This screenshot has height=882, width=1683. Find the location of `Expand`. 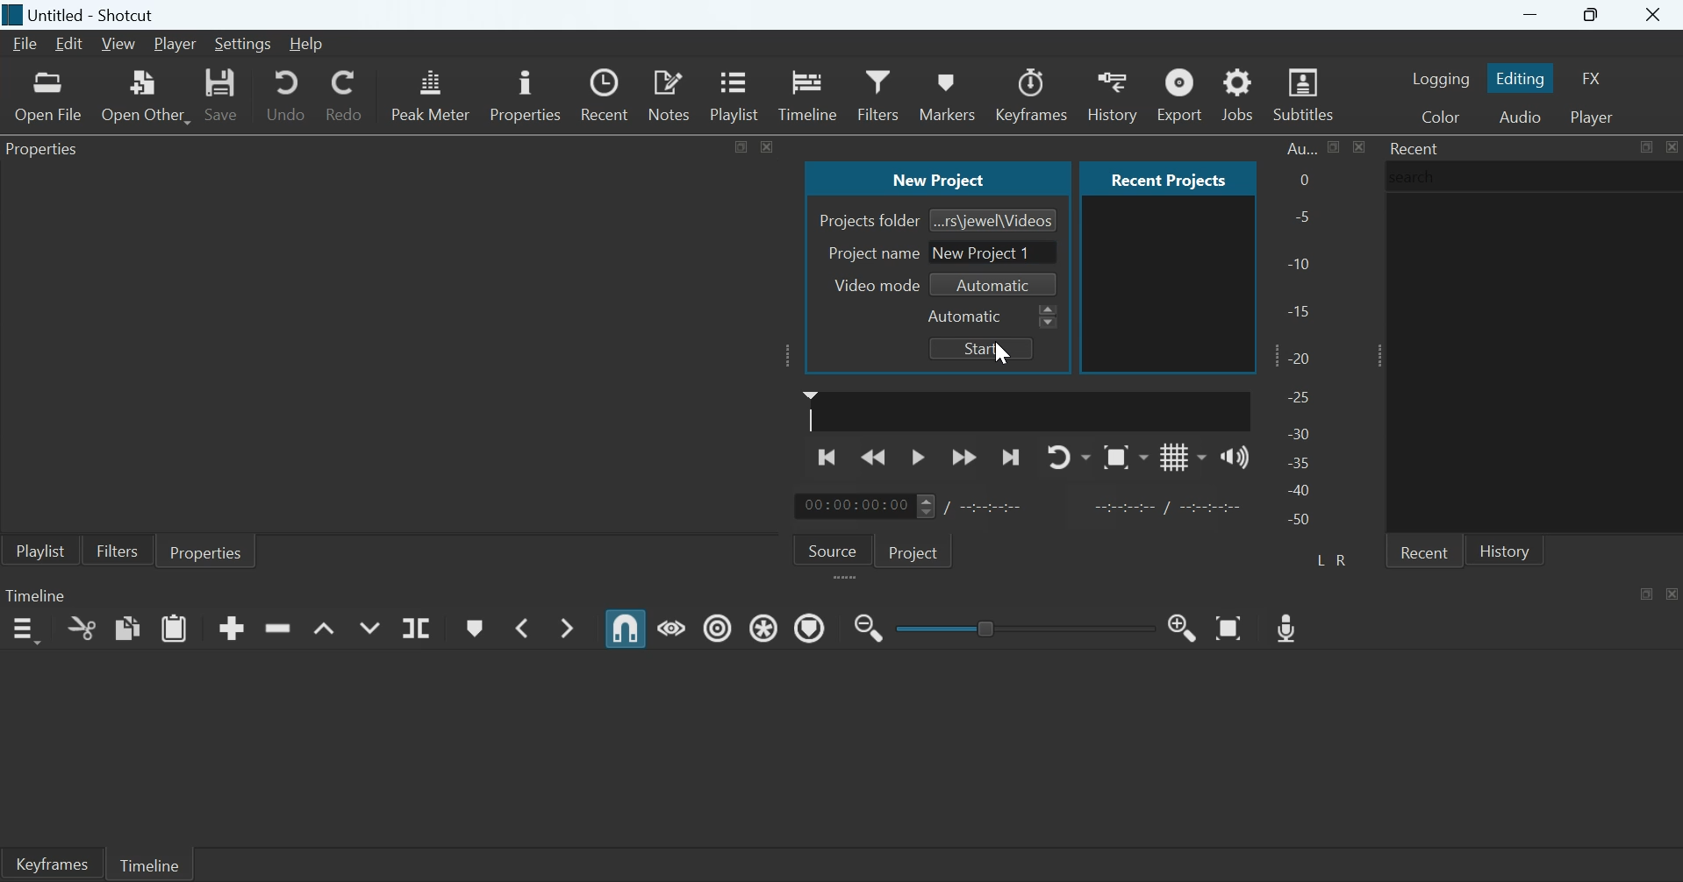

Expand is located at coordinates (1374, 355).